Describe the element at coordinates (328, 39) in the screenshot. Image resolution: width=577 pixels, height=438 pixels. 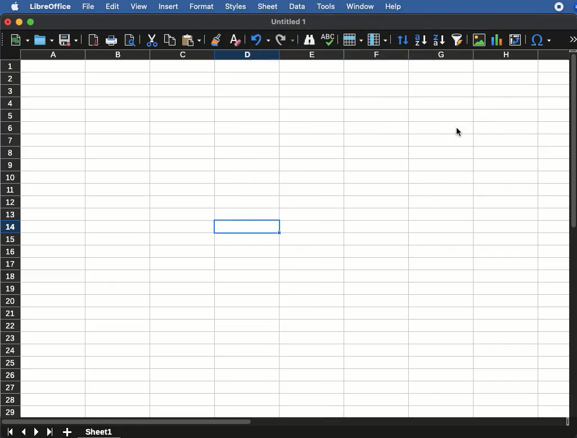
I see `spell check` at that location.